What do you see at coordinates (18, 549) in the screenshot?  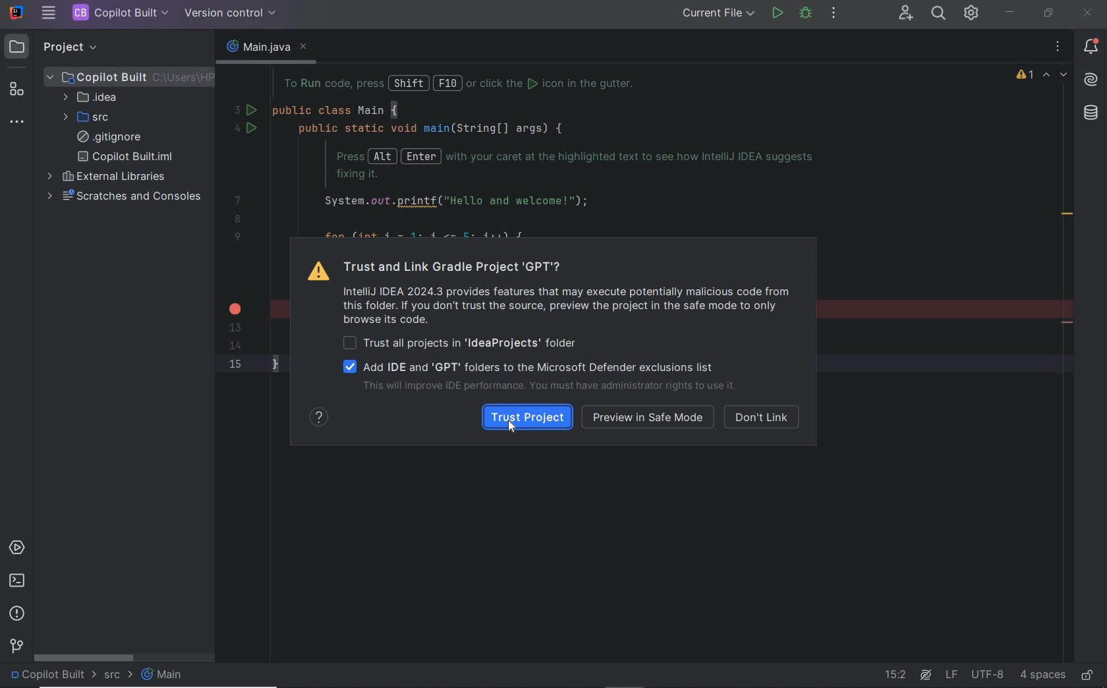 I see `services` at bounding box center [18, 549].